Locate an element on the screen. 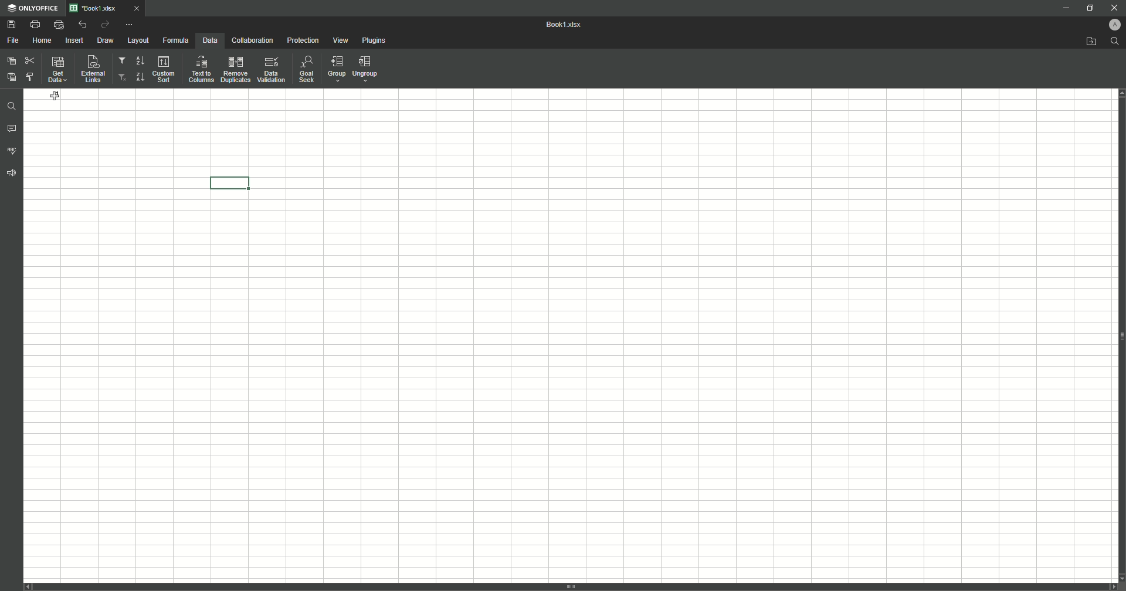 This screenshot has width=1126, height=591. Find is located at coordinates (1115, 41).